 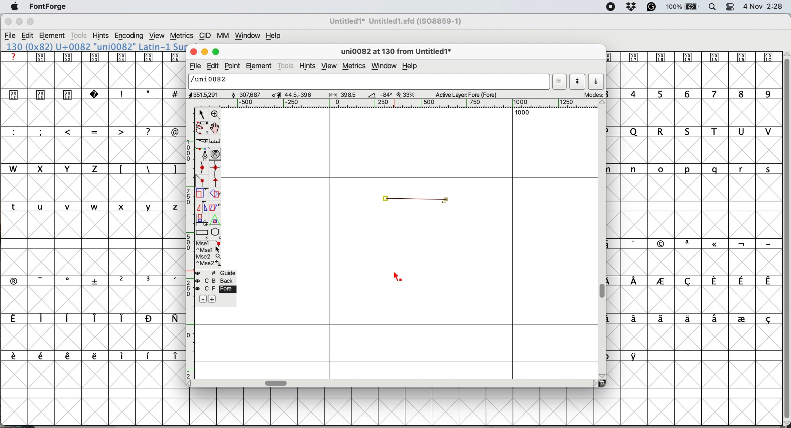 What do you see at coordinates (53, 36) in the screenshot?
I see `element` at bounding box center [53, 36].